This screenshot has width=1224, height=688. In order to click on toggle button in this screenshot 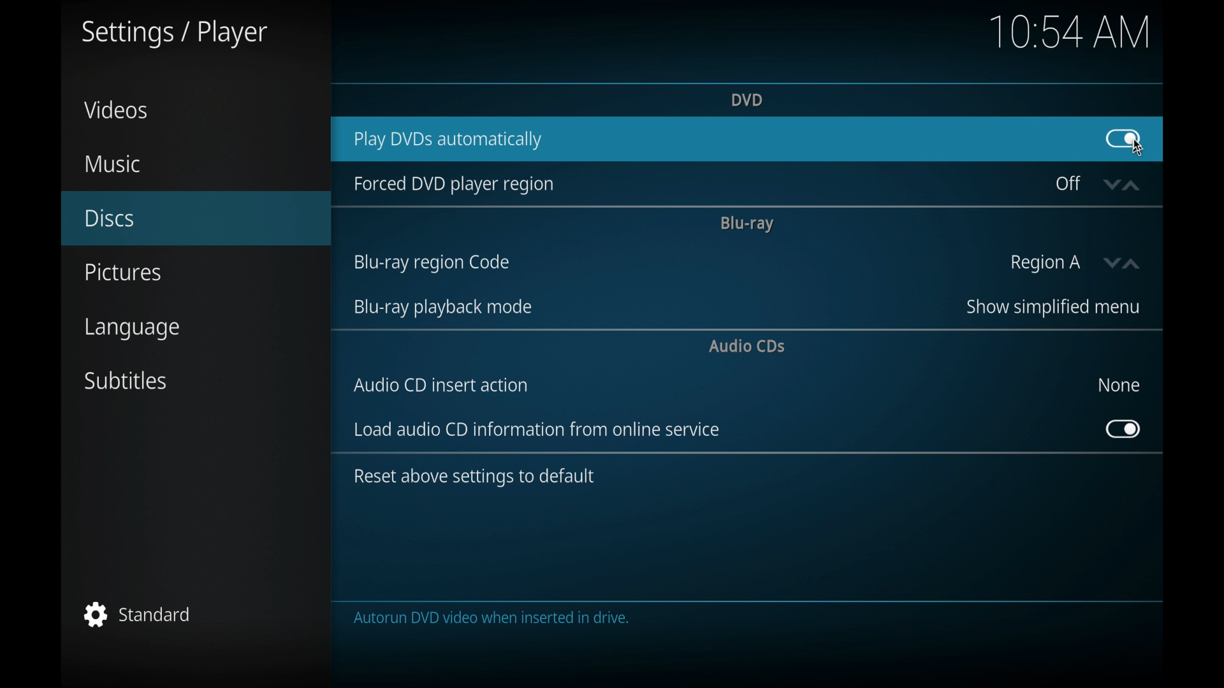, I will do `click(1122, 138)`.